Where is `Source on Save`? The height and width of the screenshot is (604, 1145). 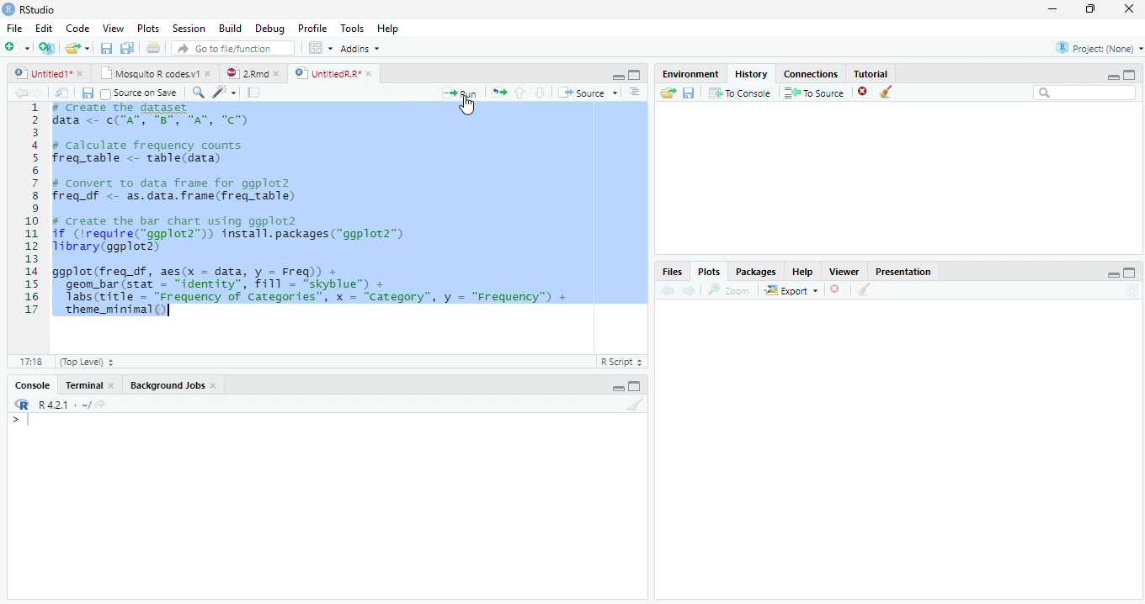 Source on Save is located at coordinates (141, 93).